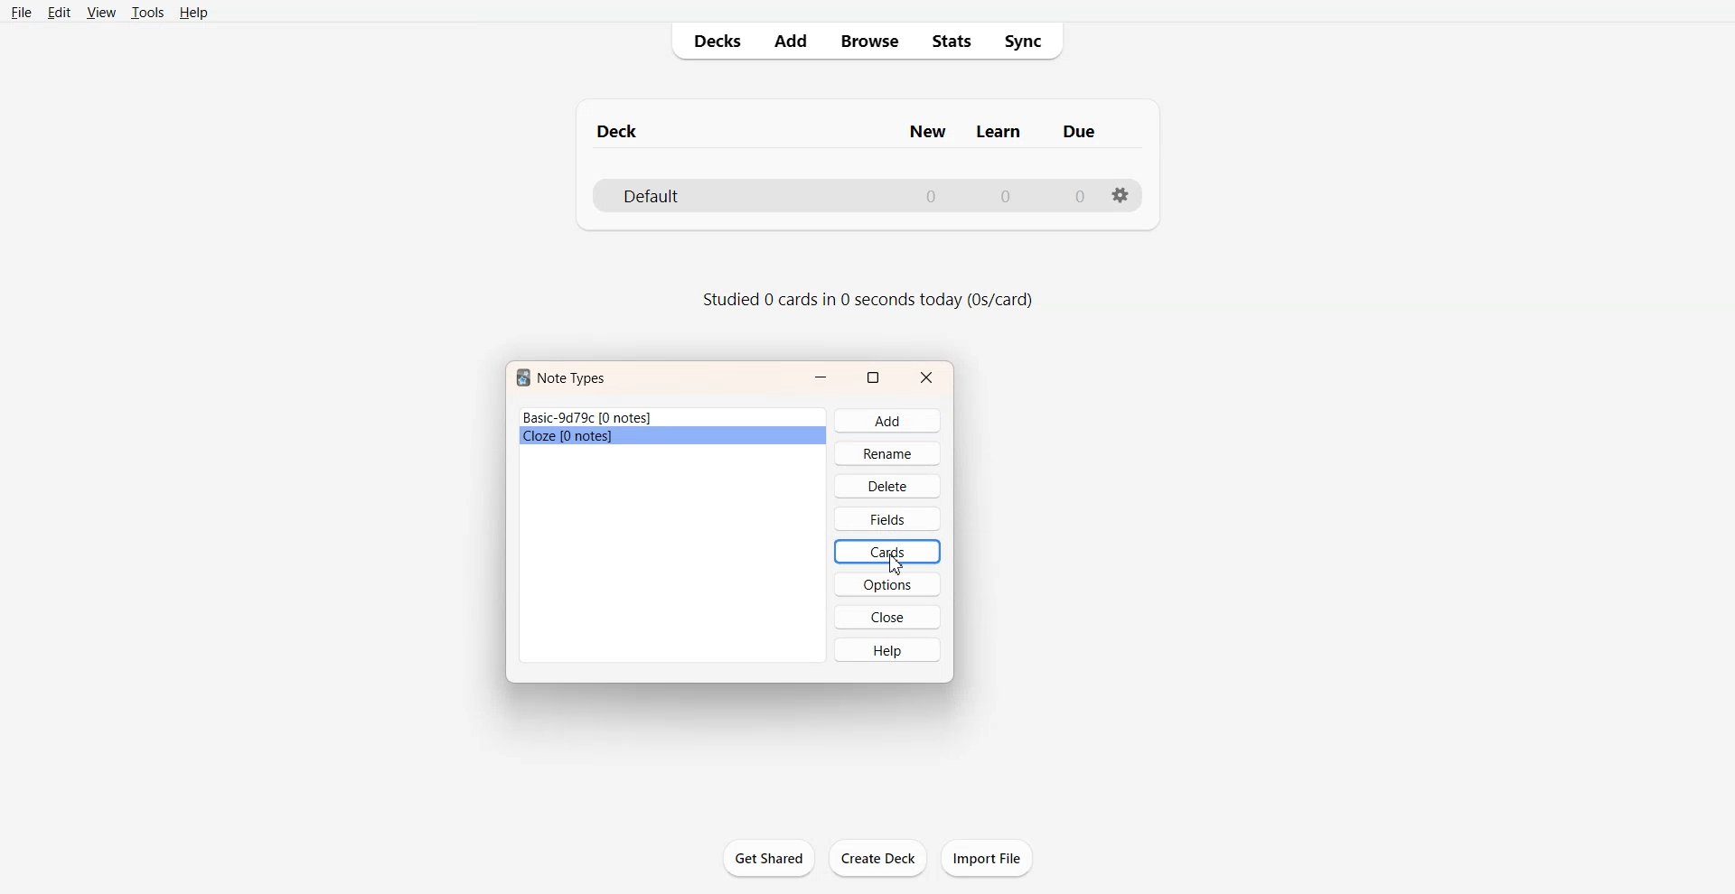 The image size is (1735, 894). I want to click on Text 2, so click(867, 299).